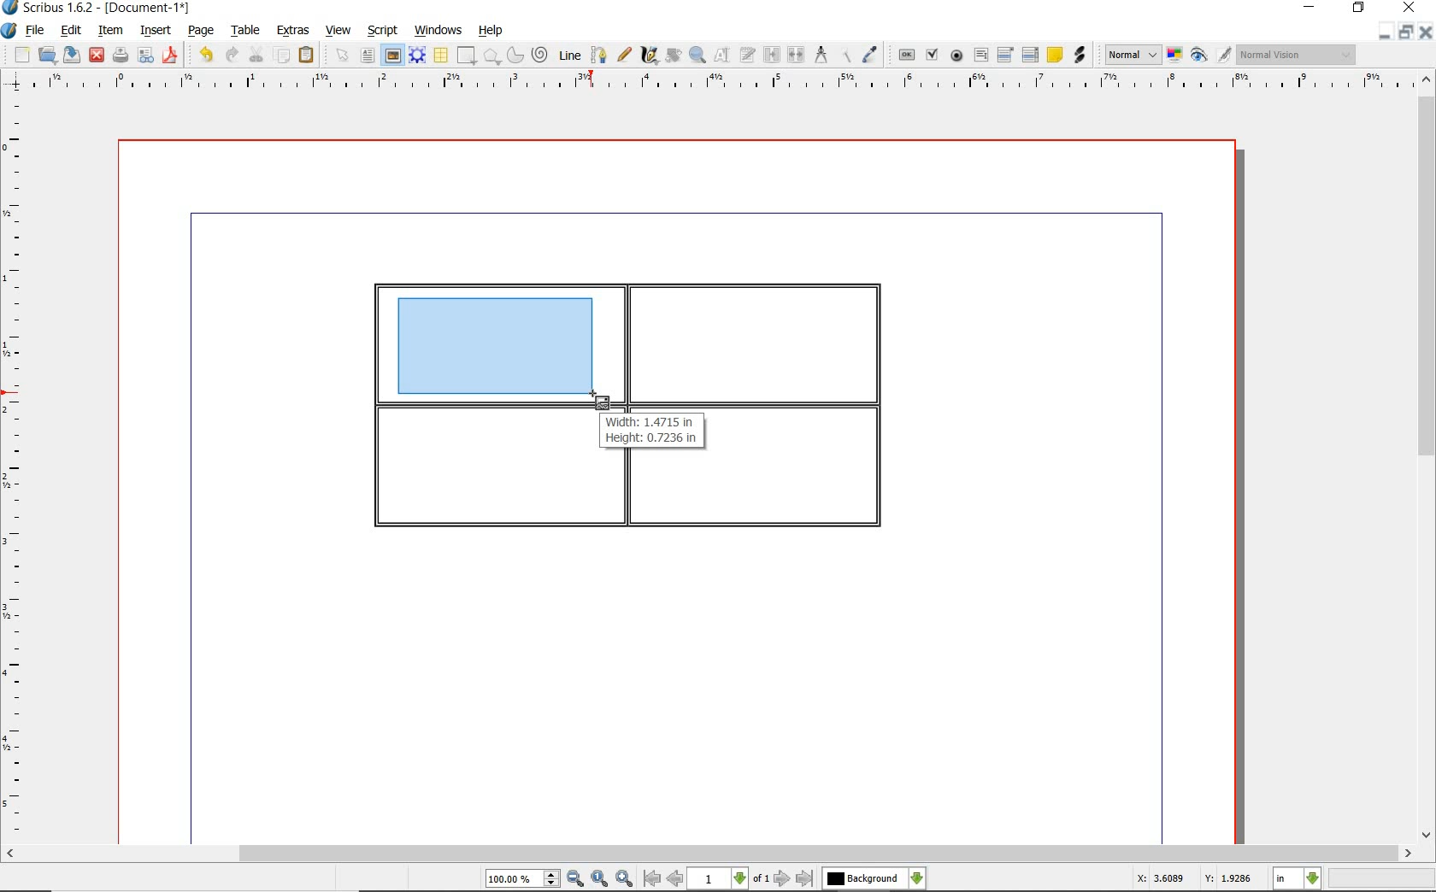 This screenshot has height=892, width=1436. I want to click on select, so click(345, 59).